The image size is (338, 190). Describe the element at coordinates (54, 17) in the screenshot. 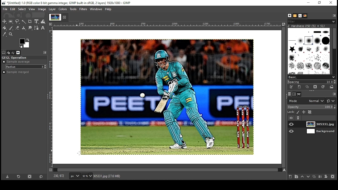

I see `tab` at that location.